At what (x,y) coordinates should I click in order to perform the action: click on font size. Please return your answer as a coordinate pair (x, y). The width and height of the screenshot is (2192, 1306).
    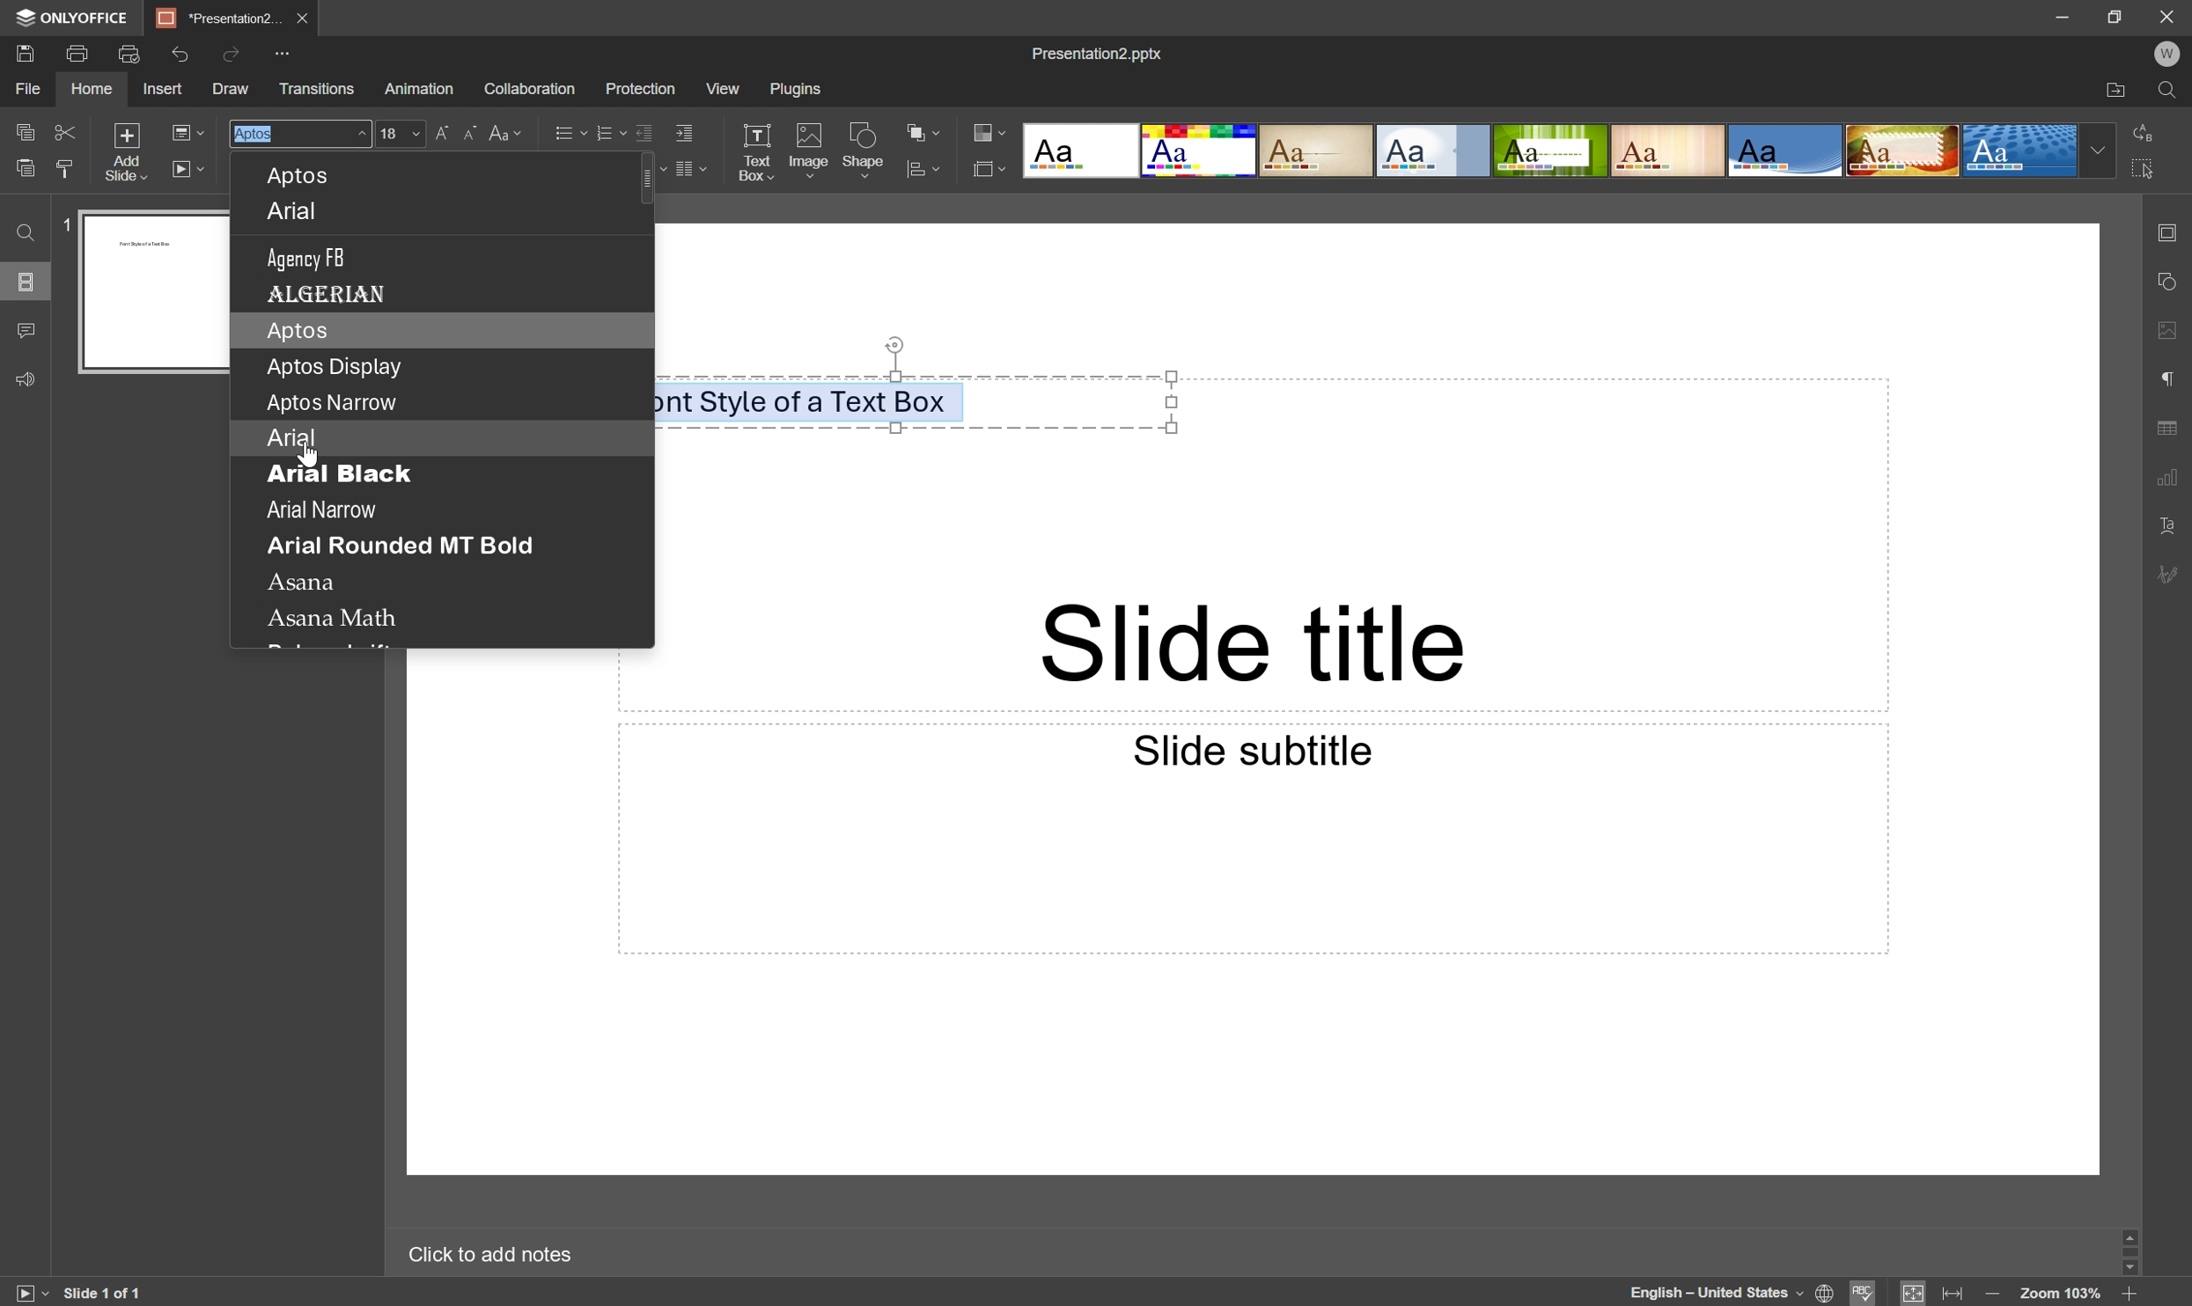
    Looking at the image, I should click on (401, 133).